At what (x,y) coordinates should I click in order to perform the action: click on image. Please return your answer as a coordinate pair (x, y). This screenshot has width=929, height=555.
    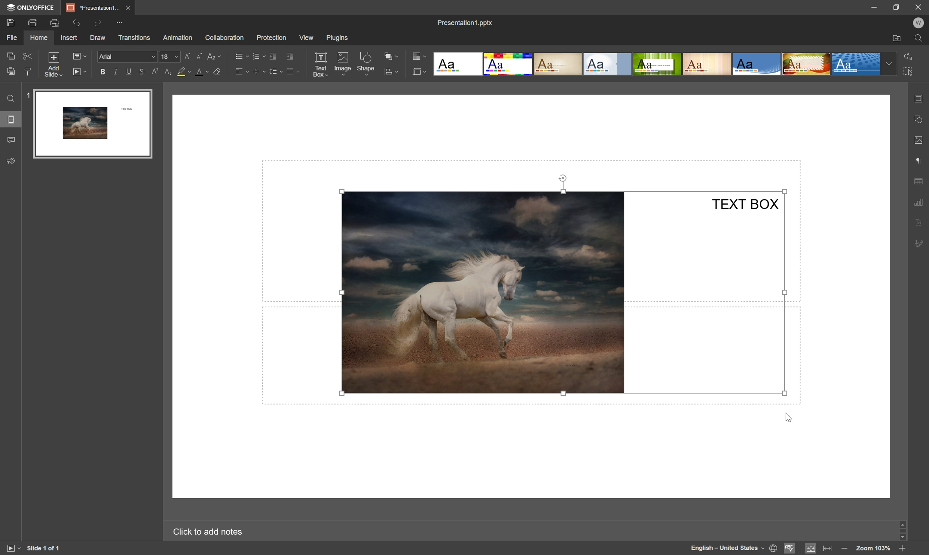
    Looking at the image, I should click on (342, 62).